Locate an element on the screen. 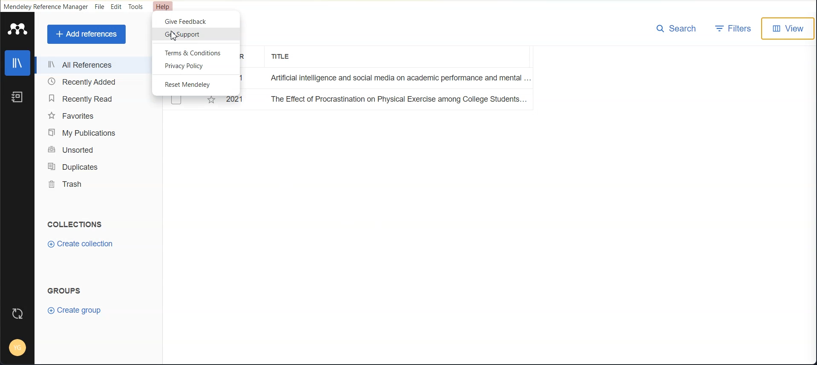 Image resolution: width=817 pixels, height=365 pixels. Year is located at coordinates (245, 57).